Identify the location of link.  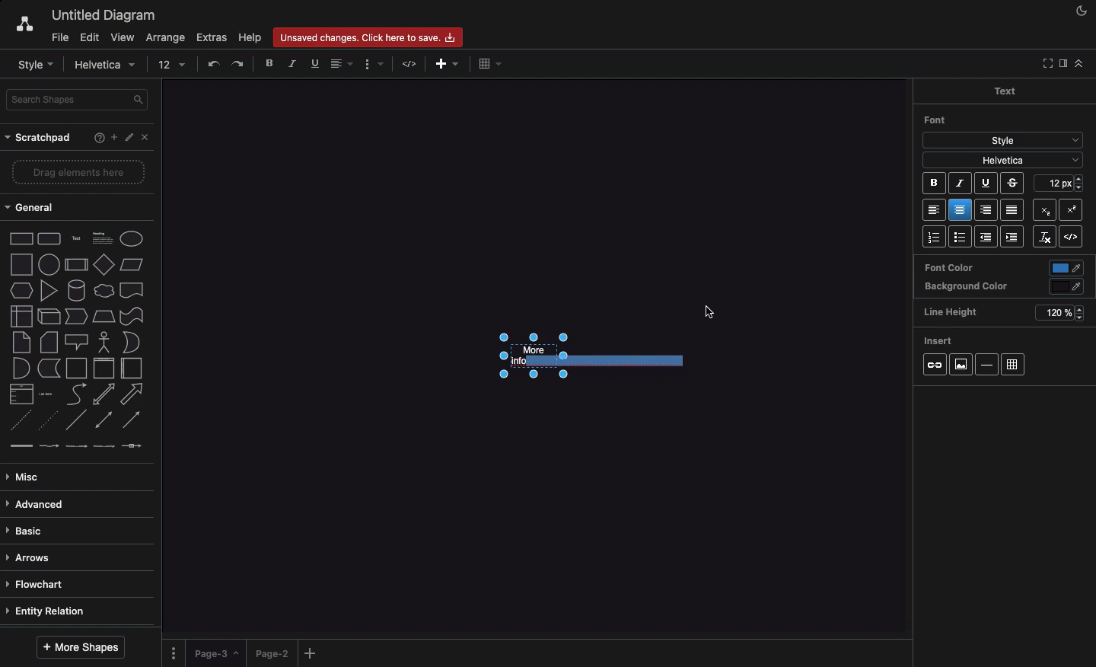
(21, 445).